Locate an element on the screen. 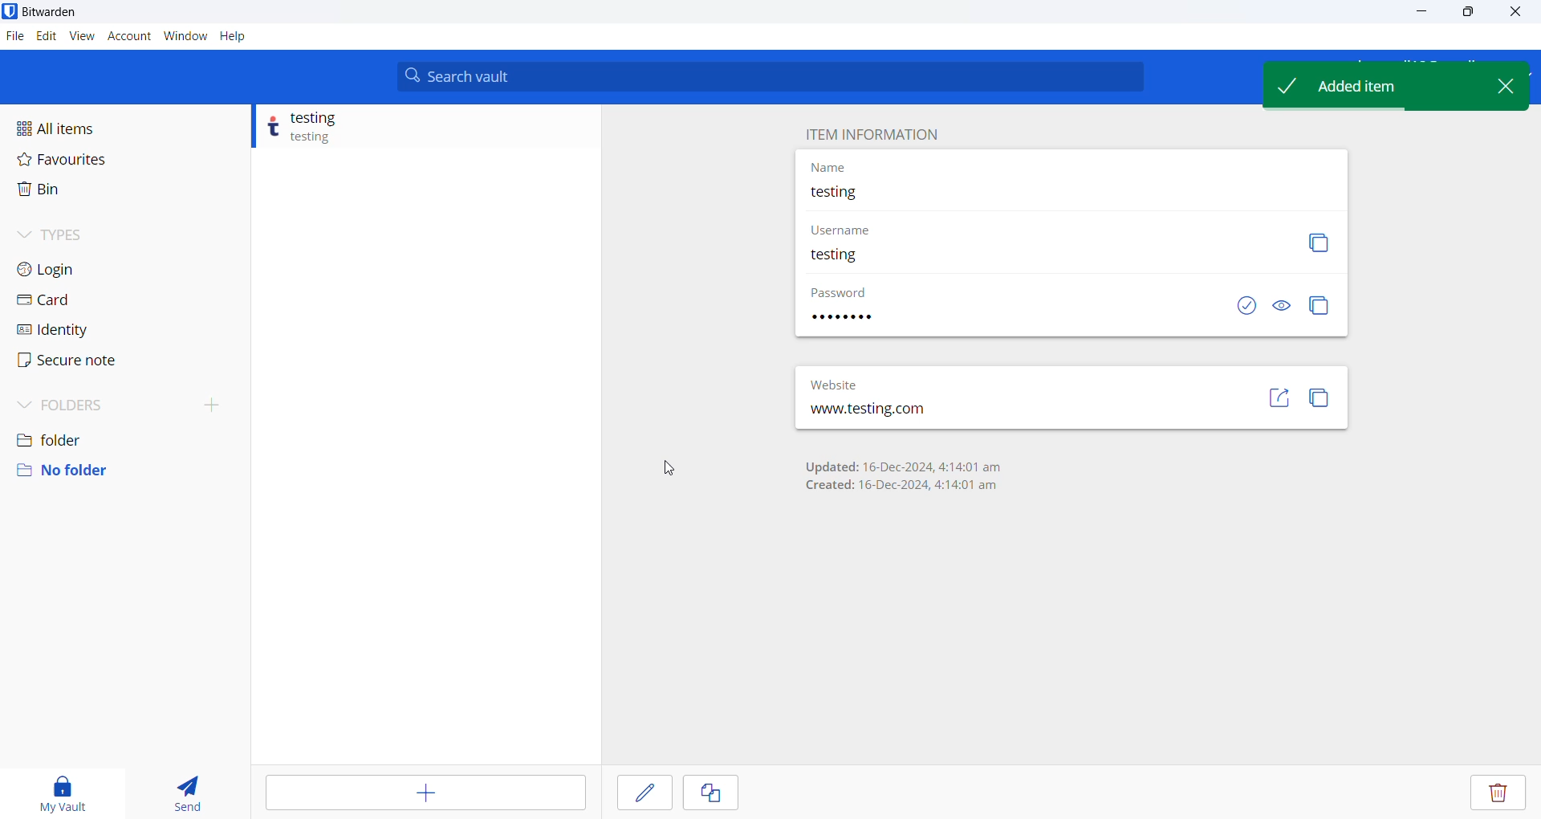  website URL "www.testing.com" is located at coordinates (903, 414).